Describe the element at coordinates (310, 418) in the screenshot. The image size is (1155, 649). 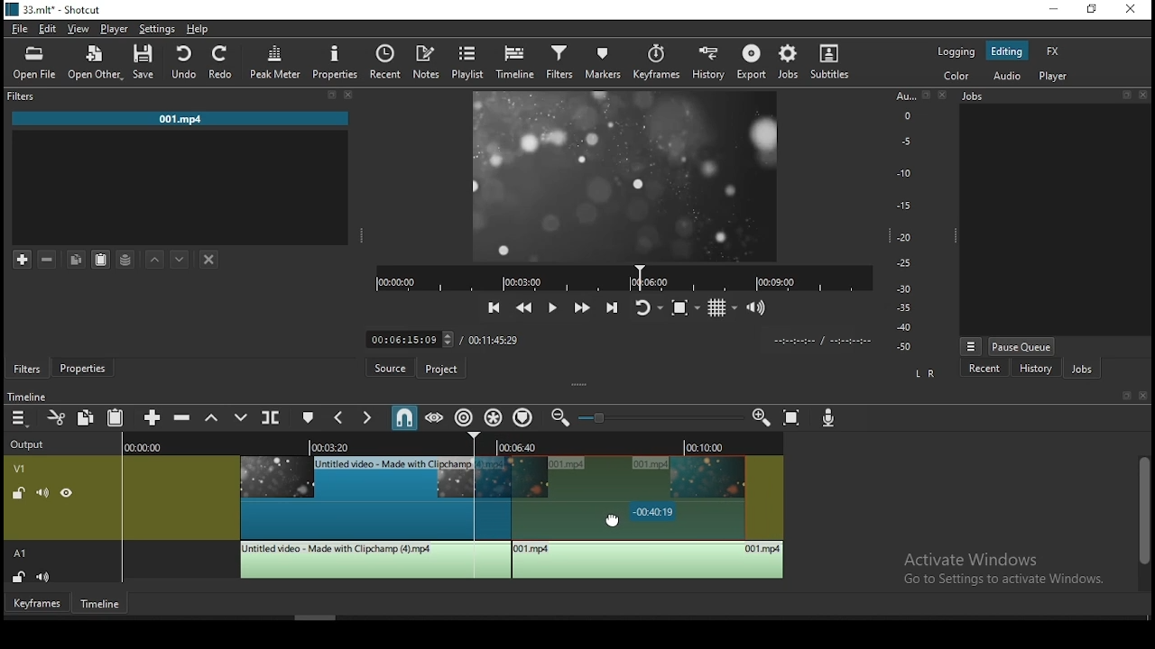
I see `create/edit marker` at that location.